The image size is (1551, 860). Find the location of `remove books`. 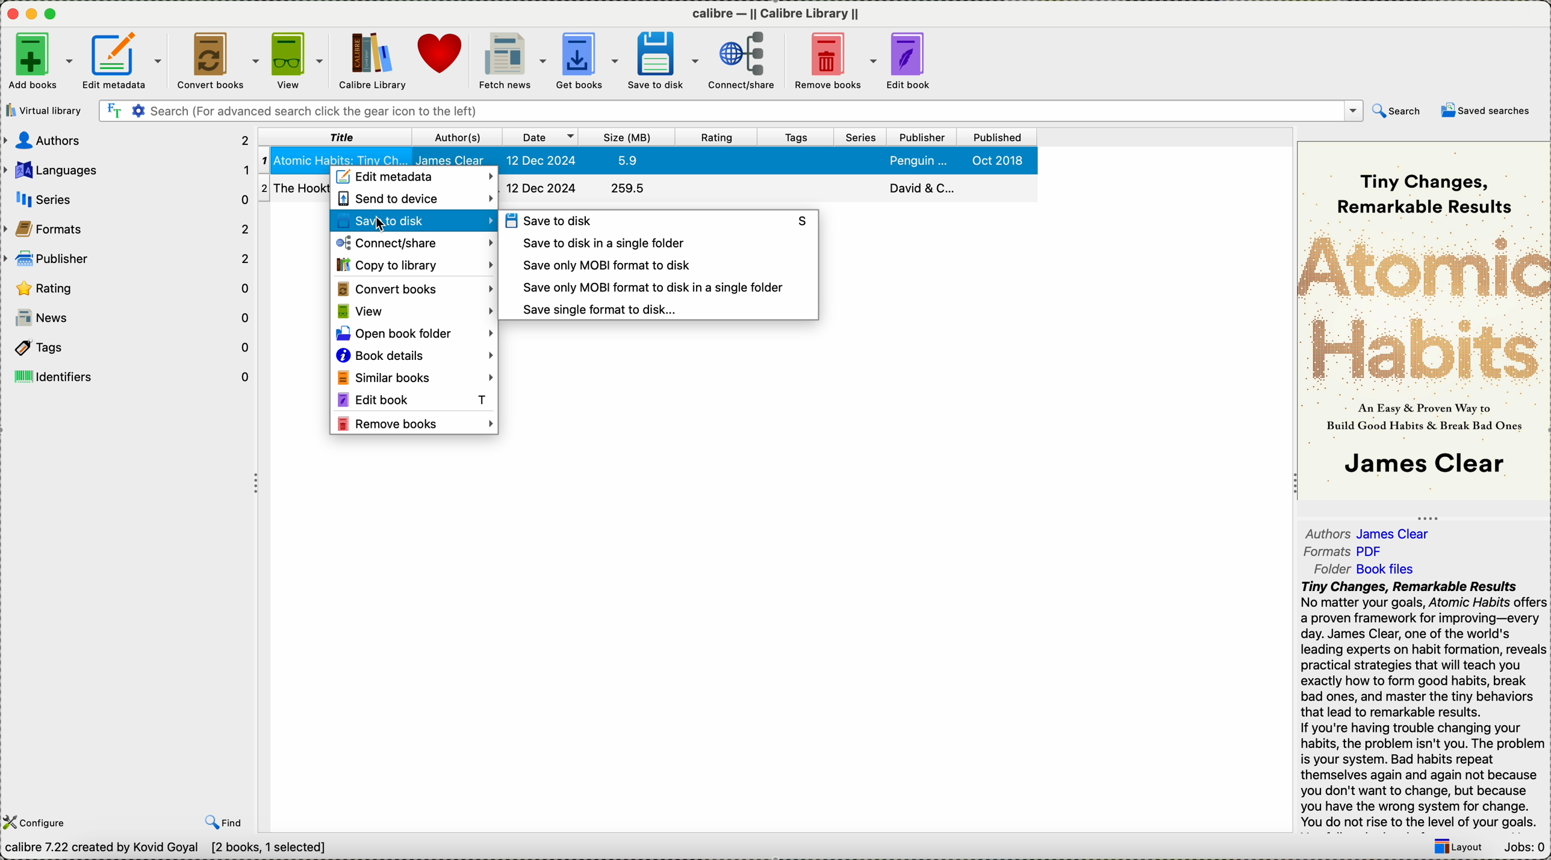

remove books is located at coordinates (416, 421).